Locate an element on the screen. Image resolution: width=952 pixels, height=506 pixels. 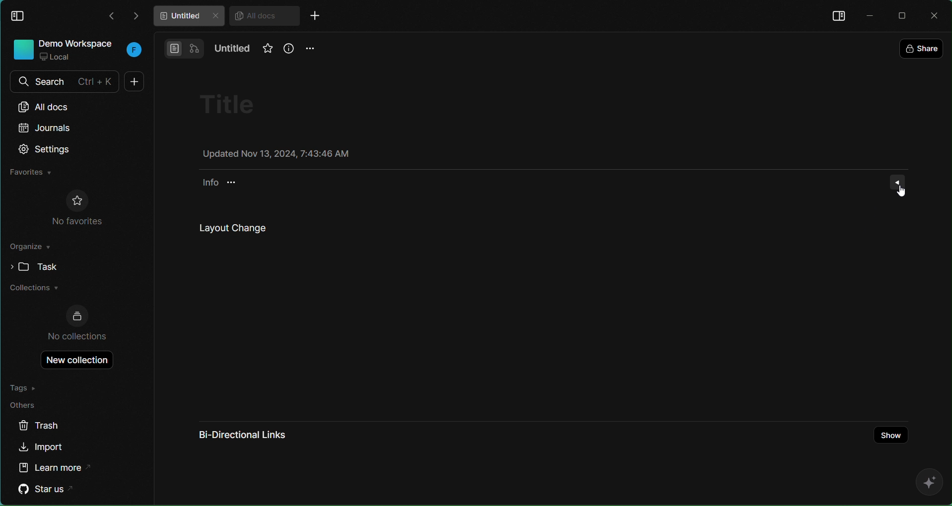
icon is located at coordinates (925, 483).